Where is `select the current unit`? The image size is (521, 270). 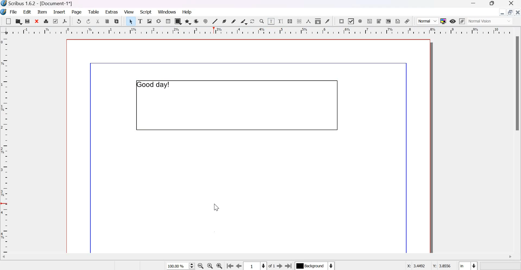
select the current unit is located at coordinates (468, 265).